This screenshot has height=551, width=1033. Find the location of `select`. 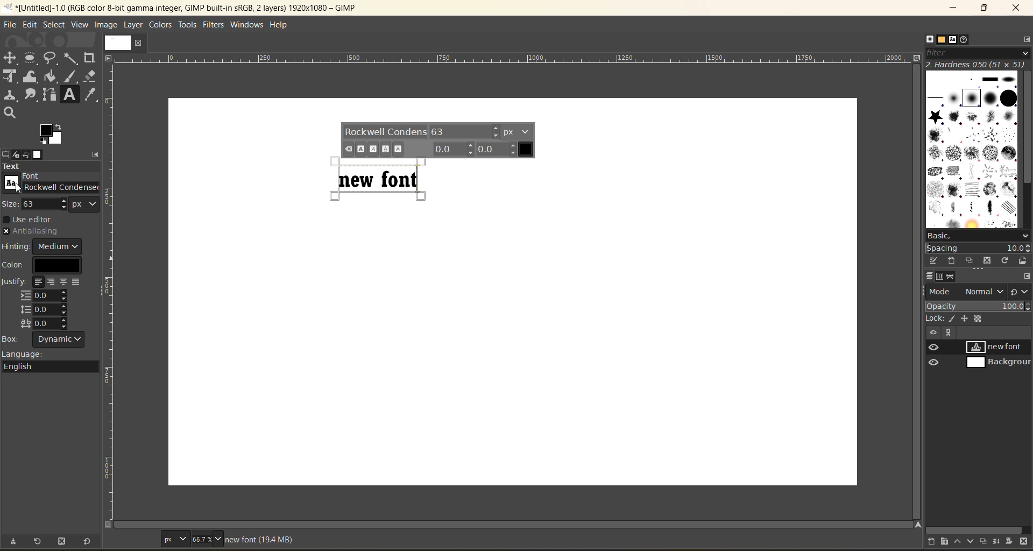

select is located at coordinates (54, 26).